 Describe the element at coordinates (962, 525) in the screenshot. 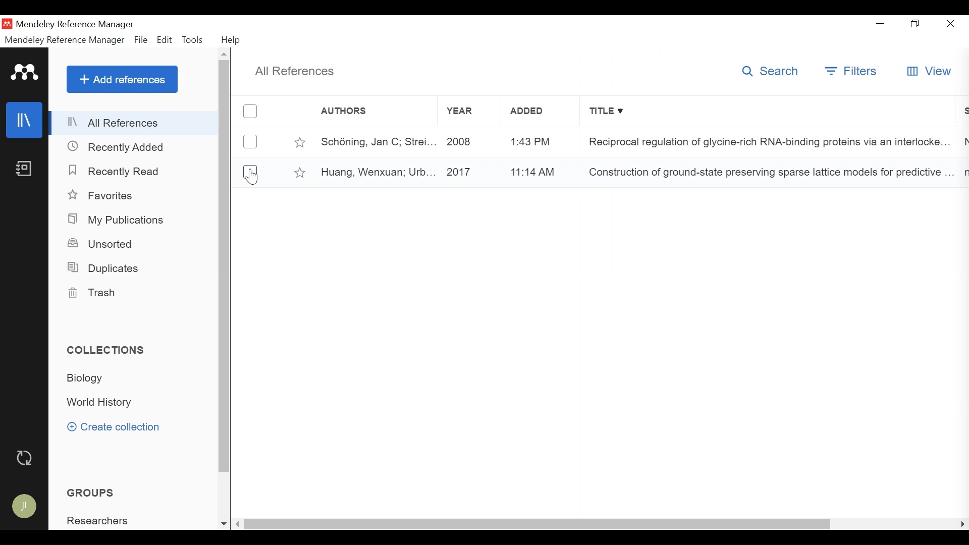

I see `Scroll Right` at that location.